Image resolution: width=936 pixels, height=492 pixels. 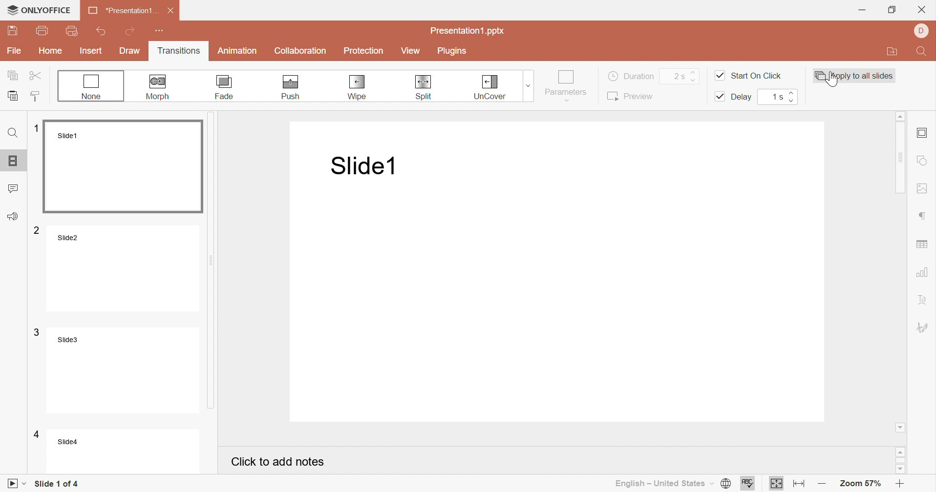 What do you see at coordinates (900, 485) in the screenshot?
I see `Zoom in` at bounding box center [900, 485].